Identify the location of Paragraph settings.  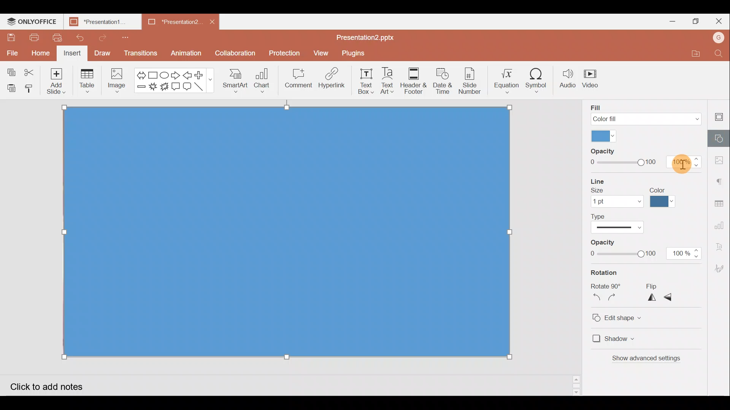
(722, 179).